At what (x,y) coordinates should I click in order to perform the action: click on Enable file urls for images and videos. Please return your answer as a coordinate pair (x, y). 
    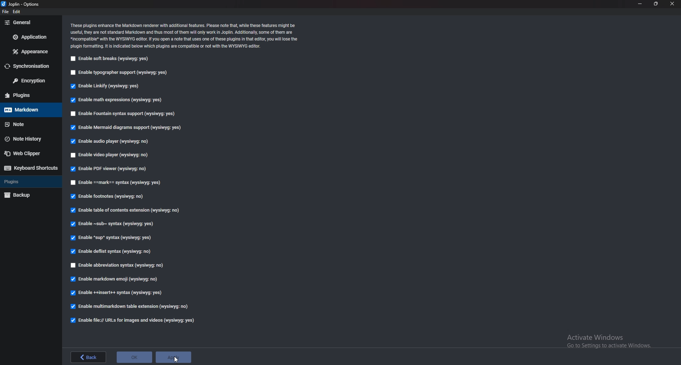
    Looking at the image, I should click on (137, 321).